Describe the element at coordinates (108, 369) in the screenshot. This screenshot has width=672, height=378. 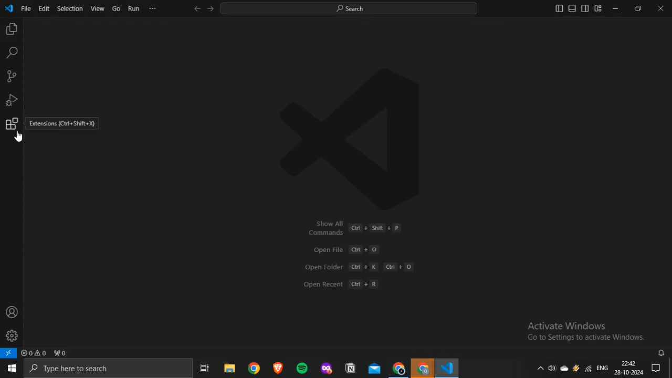
I see `Type here to search` at that location.